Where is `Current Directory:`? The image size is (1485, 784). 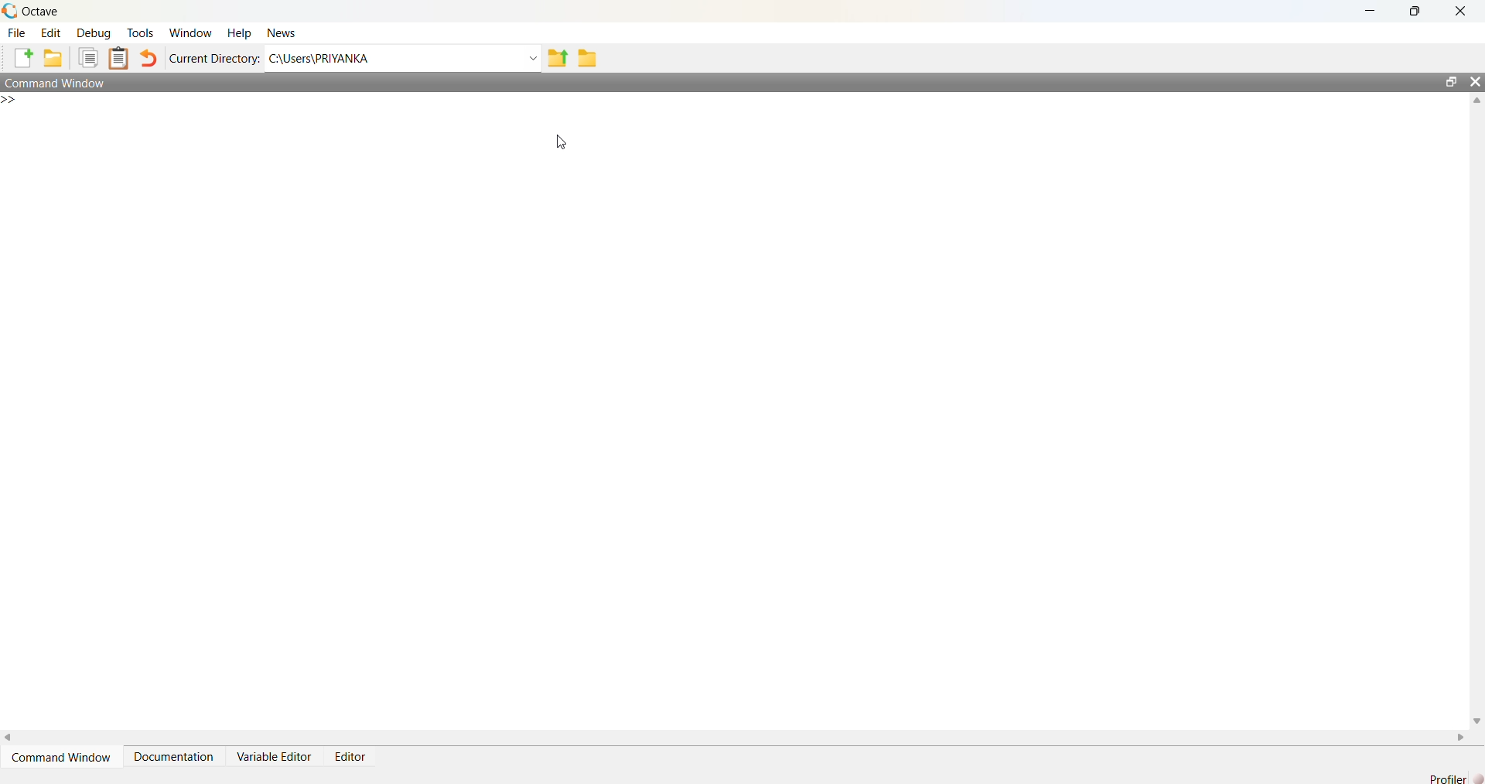 Current Directory: is located at coordinates (214, 58).